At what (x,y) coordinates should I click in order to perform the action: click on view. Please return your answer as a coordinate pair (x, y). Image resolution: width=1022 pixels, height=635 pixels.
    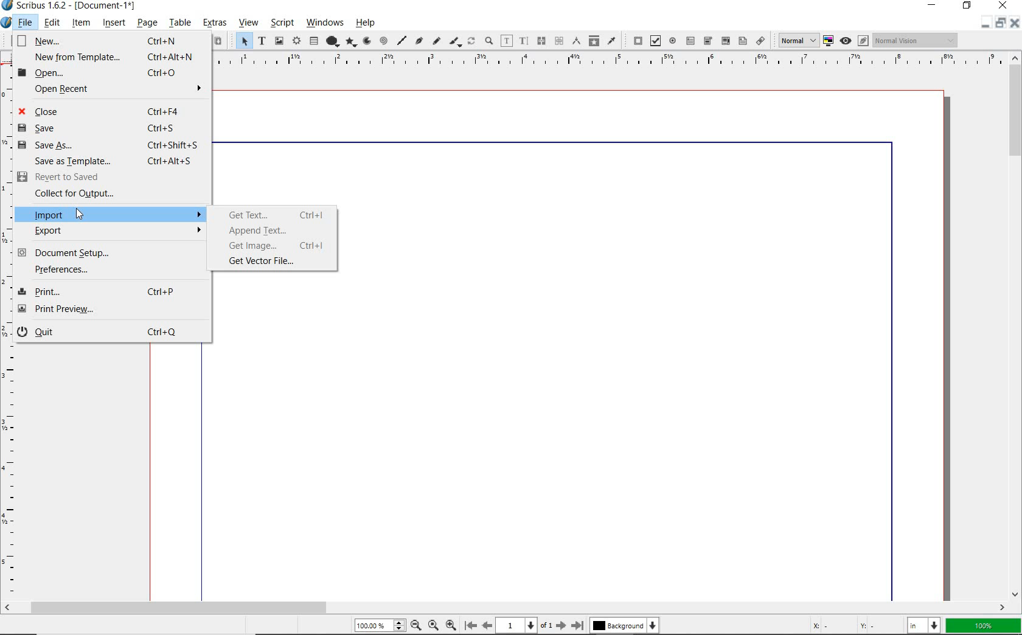
    Looking at the image, I should click on (248, 23).